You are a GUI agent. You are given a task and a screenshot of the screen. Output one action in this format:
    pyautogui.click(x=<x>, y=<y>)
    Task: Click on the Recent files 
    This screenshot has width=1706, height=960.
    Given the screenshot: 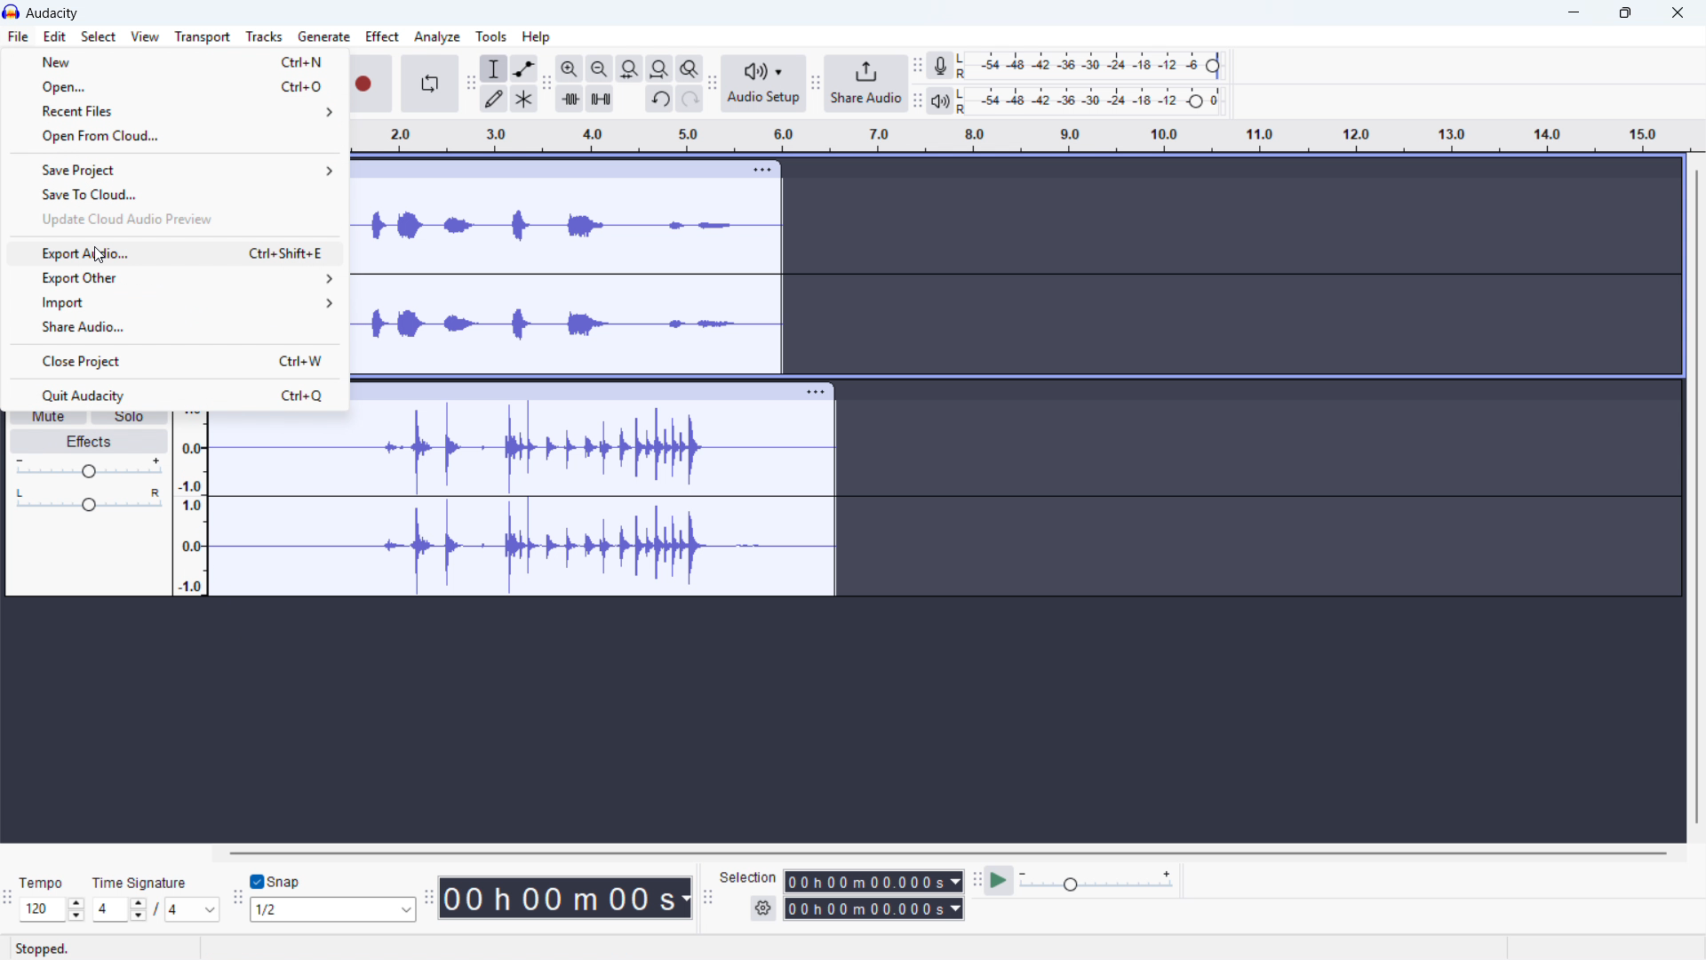 What is the action you would take?
    pyautogui.click(x=174, y=109)
    